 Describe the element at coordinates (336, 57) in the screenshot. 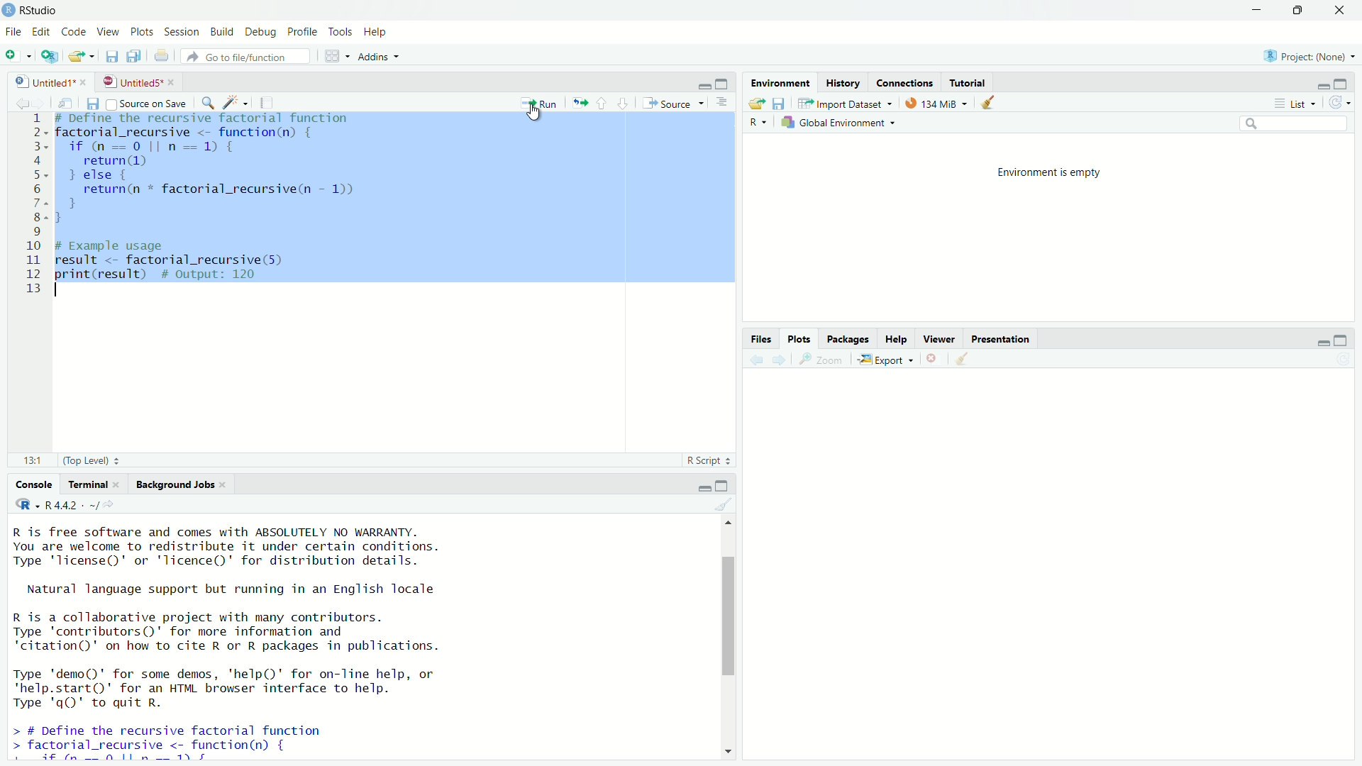

I see `Workspace panes` at that location.